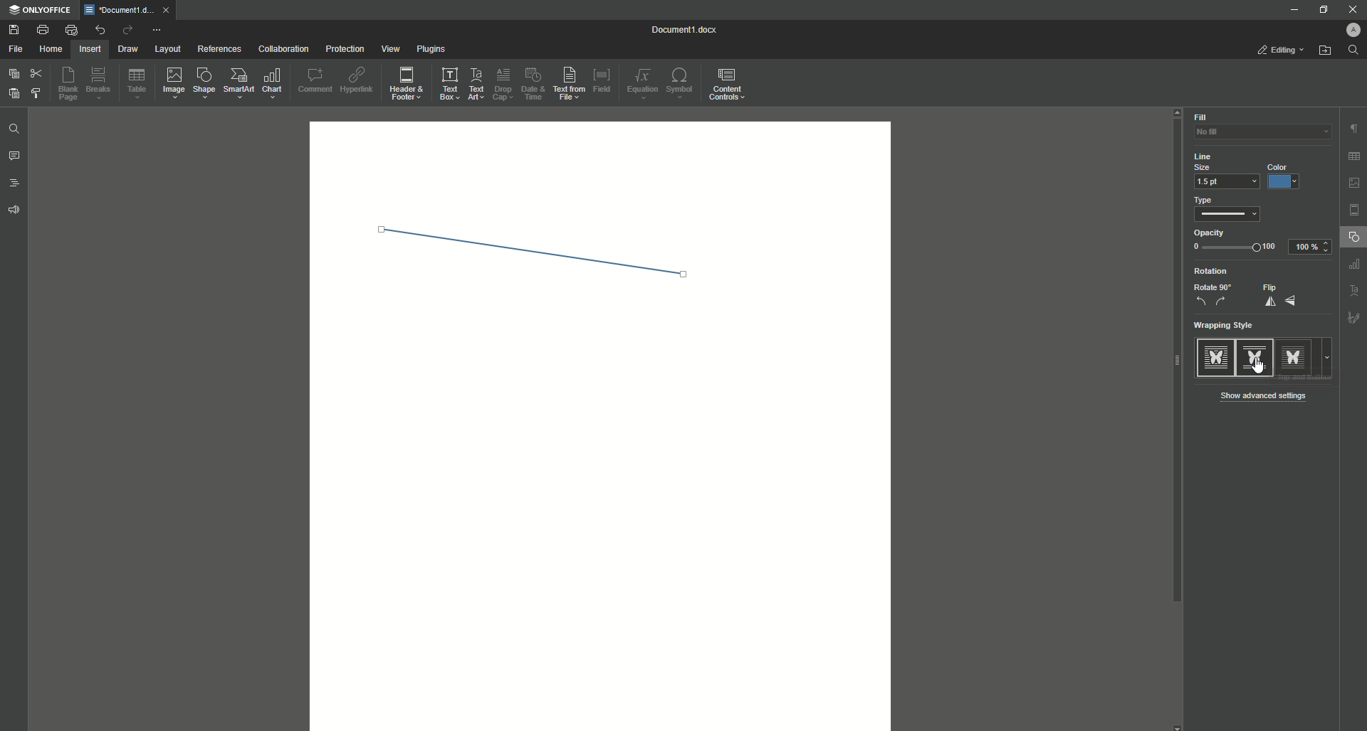 The width and height of the screenshot is (1367, 731). What do you see at coordinates (408, 85) in the screenshot?
I see `Header and Footer` at bounding box center [408, 85].